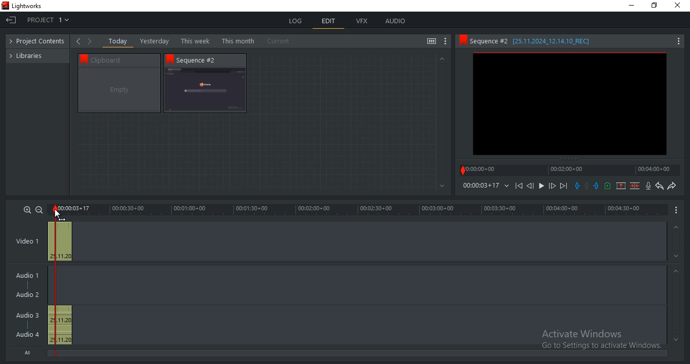 The width and height of the screenshot is (690, 364). I want to click on Sequence #2, so click(202, 60).